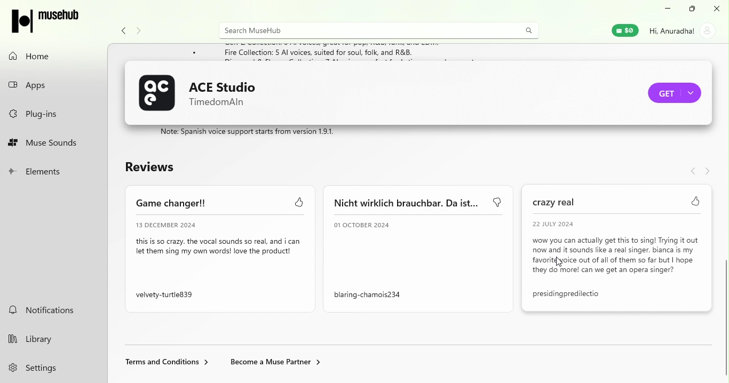 This screenshot has height=383, width=729. What do you see at coordinates (667, 10) in the screenshot?
I see `minimize` at bounding box center [667, 10].